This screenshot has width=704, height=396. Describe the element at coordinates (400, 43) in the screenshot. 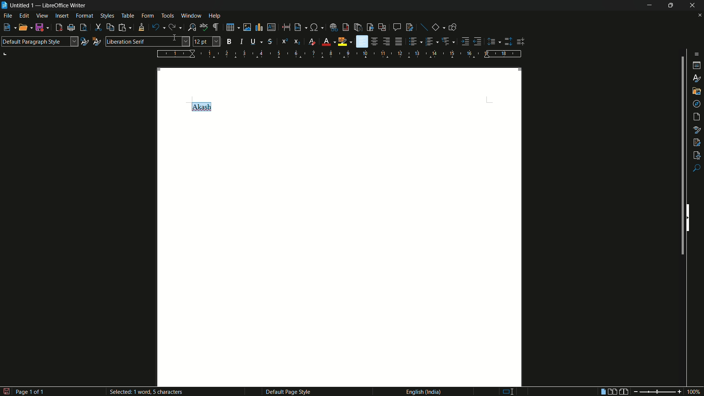

I see `justify` at that location.